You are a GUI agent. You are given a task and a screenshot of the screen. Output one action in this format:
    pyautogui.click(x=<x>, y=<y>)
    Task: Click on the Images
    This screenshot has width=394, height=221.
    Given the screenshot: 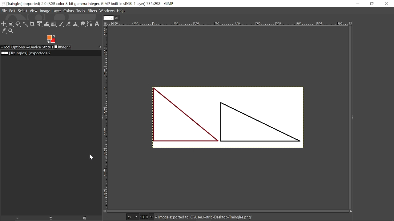 What is the action you would take?
    pyautogui.click(x=62, y=47)
    